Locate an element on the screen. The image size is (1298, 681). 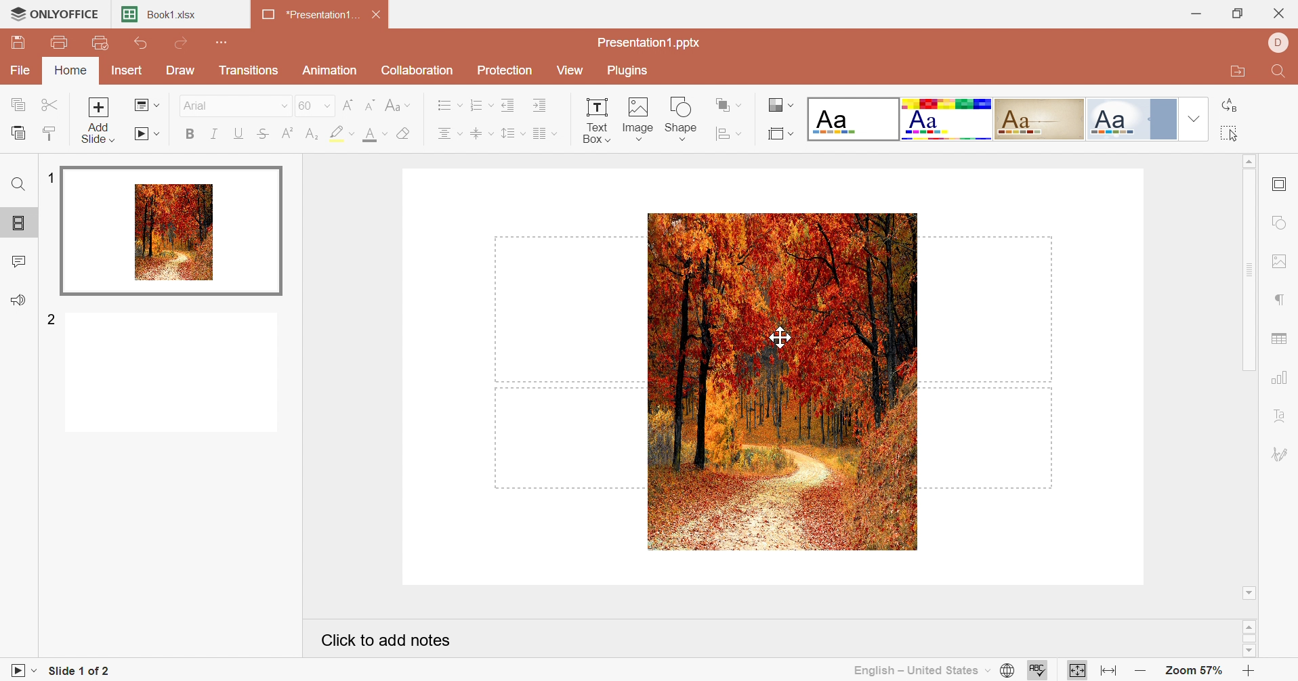
Quick print is located at coordinates (101, 43).